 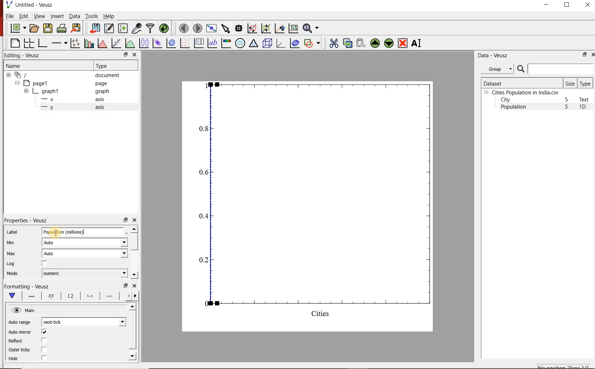 What do you see at coordinates (11, 232) in the screenshot?
I see `Label` at bounding box center [11, 232].